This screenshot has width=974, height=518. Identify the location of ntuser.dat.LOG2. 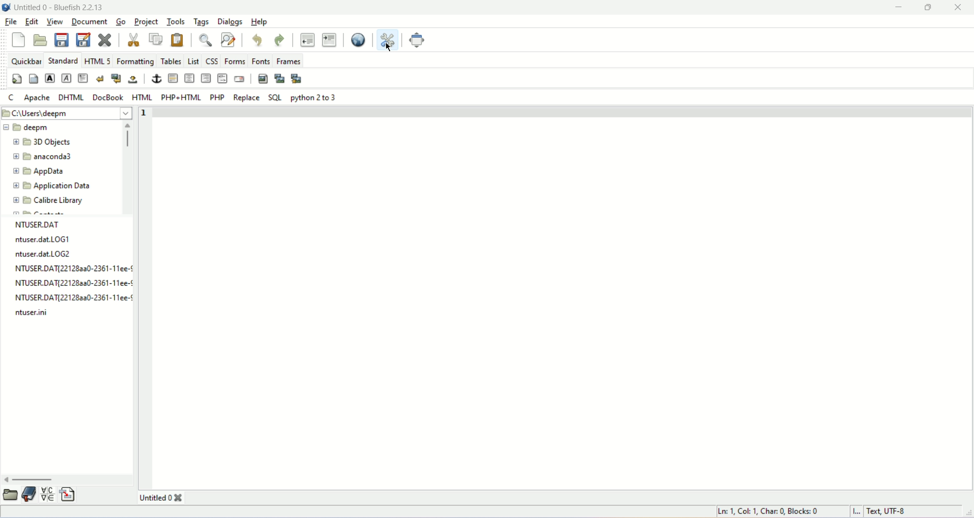
(40, 254).